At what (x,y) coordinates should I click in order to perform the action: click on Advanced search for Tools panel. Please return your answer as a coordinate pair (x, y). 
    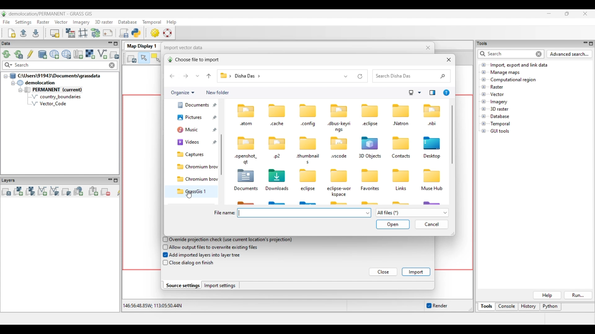
    Looking at the image, I should click on (570, 54).